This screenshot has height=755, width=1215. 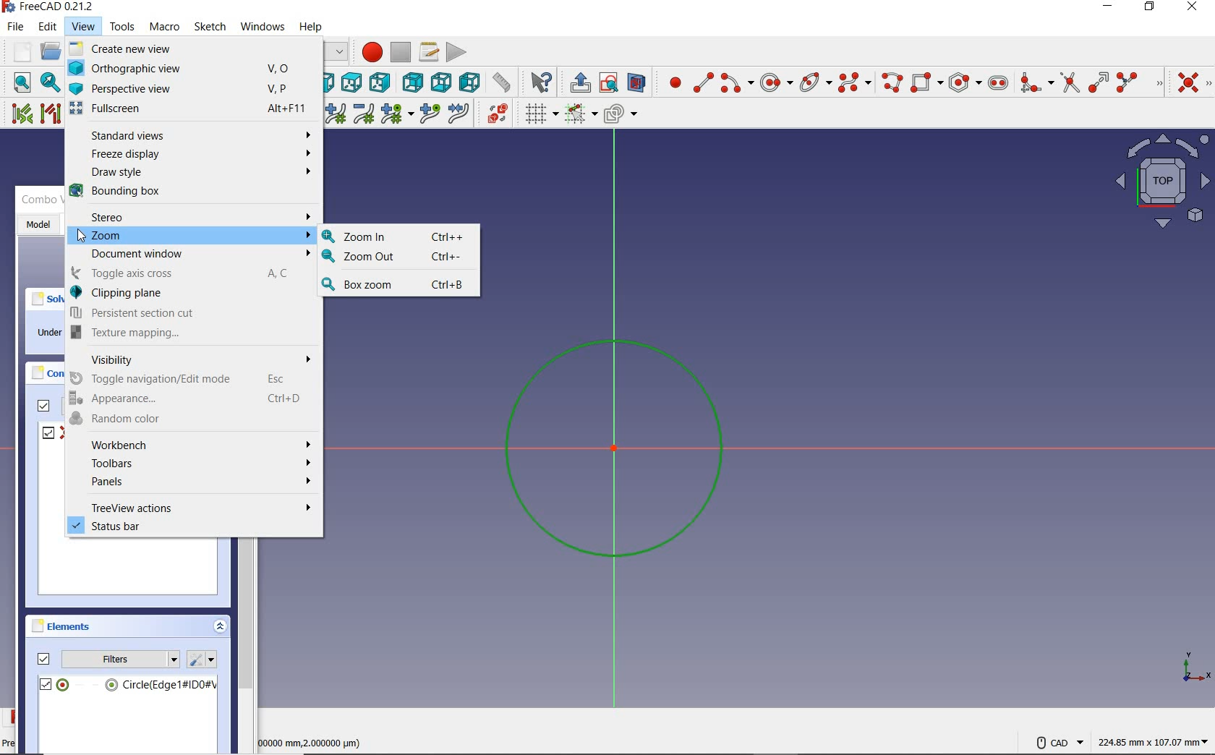 What do you see at coordinates (891, 83) in the screenshot?
I see `create polyline` at bounding box center [891, 83].